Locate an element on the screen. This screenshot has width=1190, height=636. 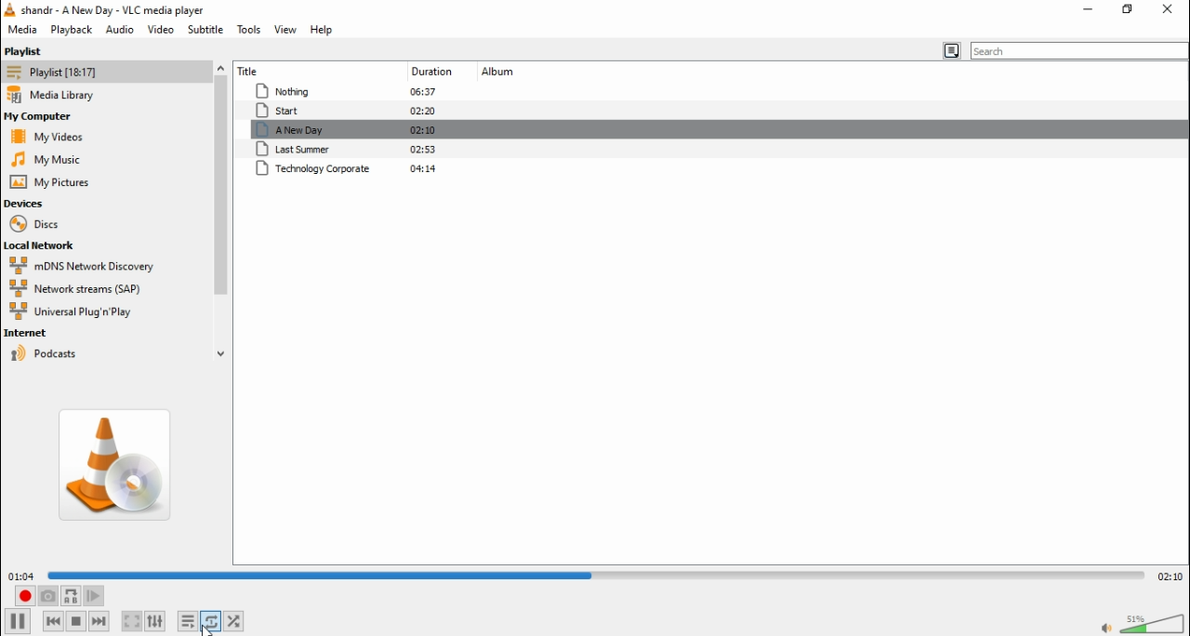
my computer is located at coordinates (42, 116).